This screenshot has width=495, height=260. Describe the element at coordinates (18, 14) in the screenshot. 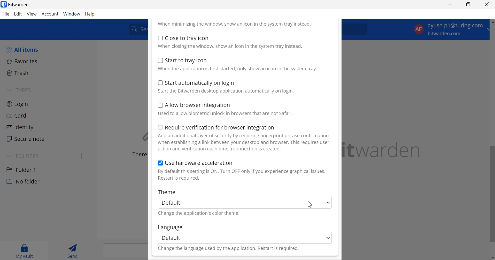

I see `Edit` at that location.